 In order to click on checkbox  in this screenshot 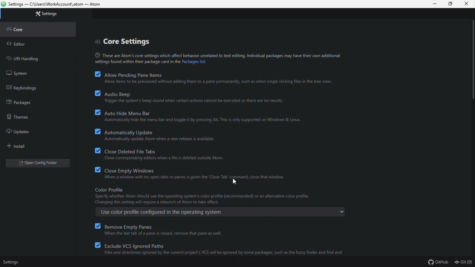, I will do `click(97, 244)`.